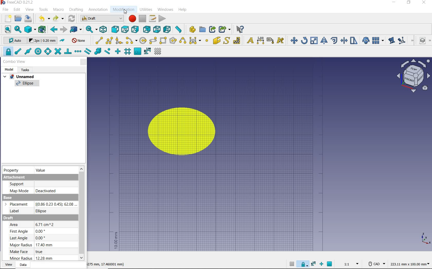 The image size is (432, 269). What do you see at coordinates (378, 40) in the screenshot?
I see `array tools` at bounding box center [378, 40].